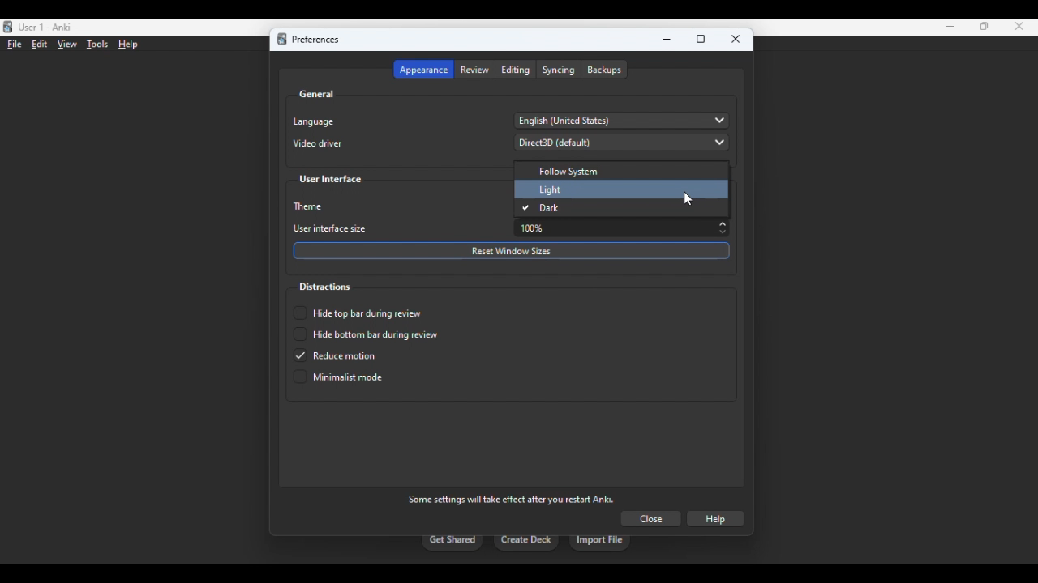  Describe the element at coordinates (316, 94) in the screenshot. I see `general` at that location.